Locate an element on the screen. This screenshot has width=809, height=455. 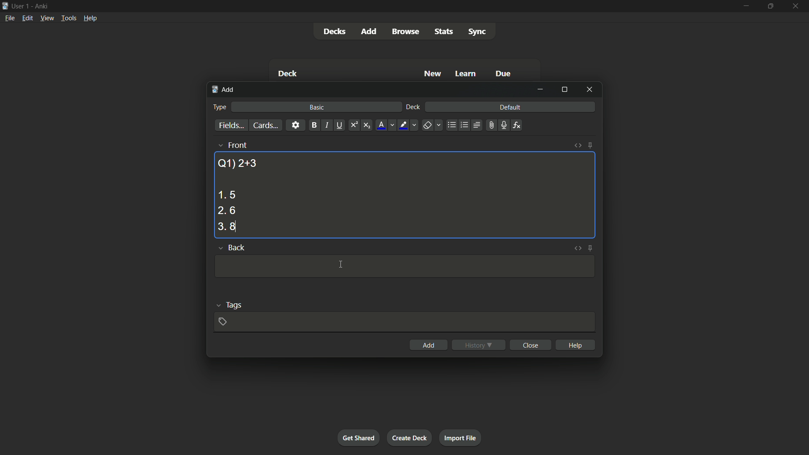
new is located at coordinates (433, 73).